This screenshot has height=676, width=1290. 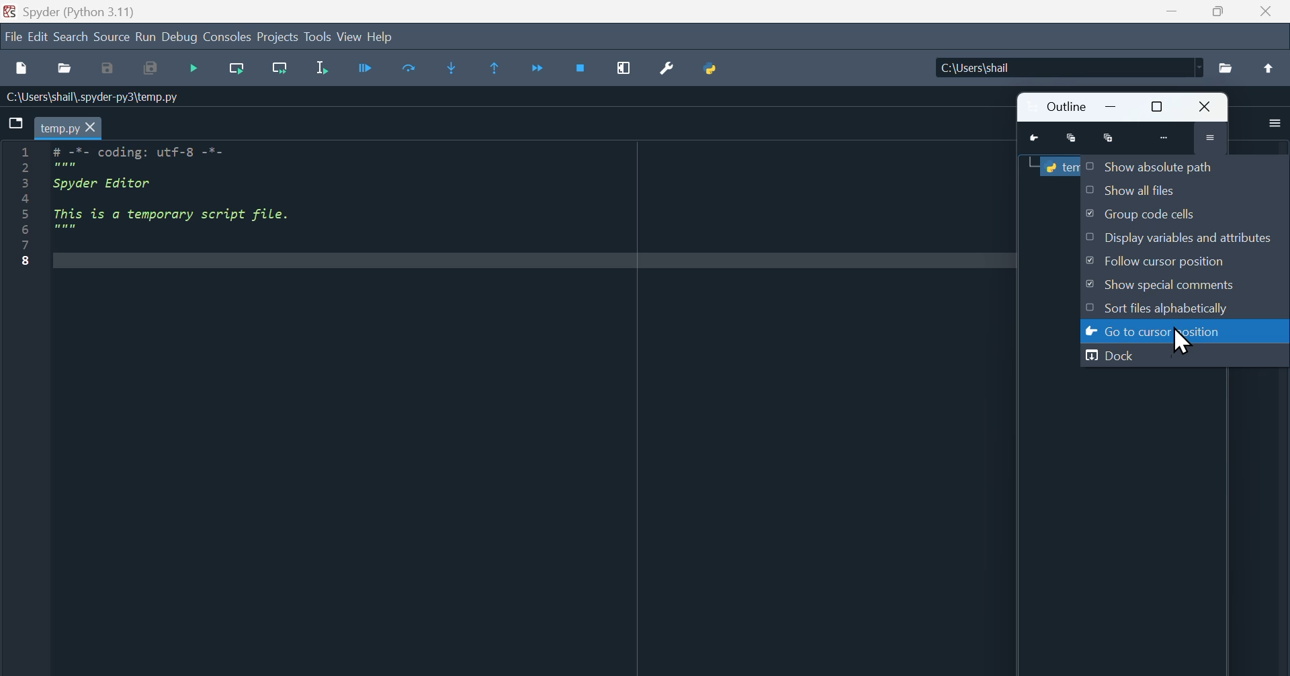 What do you see at coordinates (668, 68) in the screenshot?
I see `Preferences` at bounding box center [668, 68].